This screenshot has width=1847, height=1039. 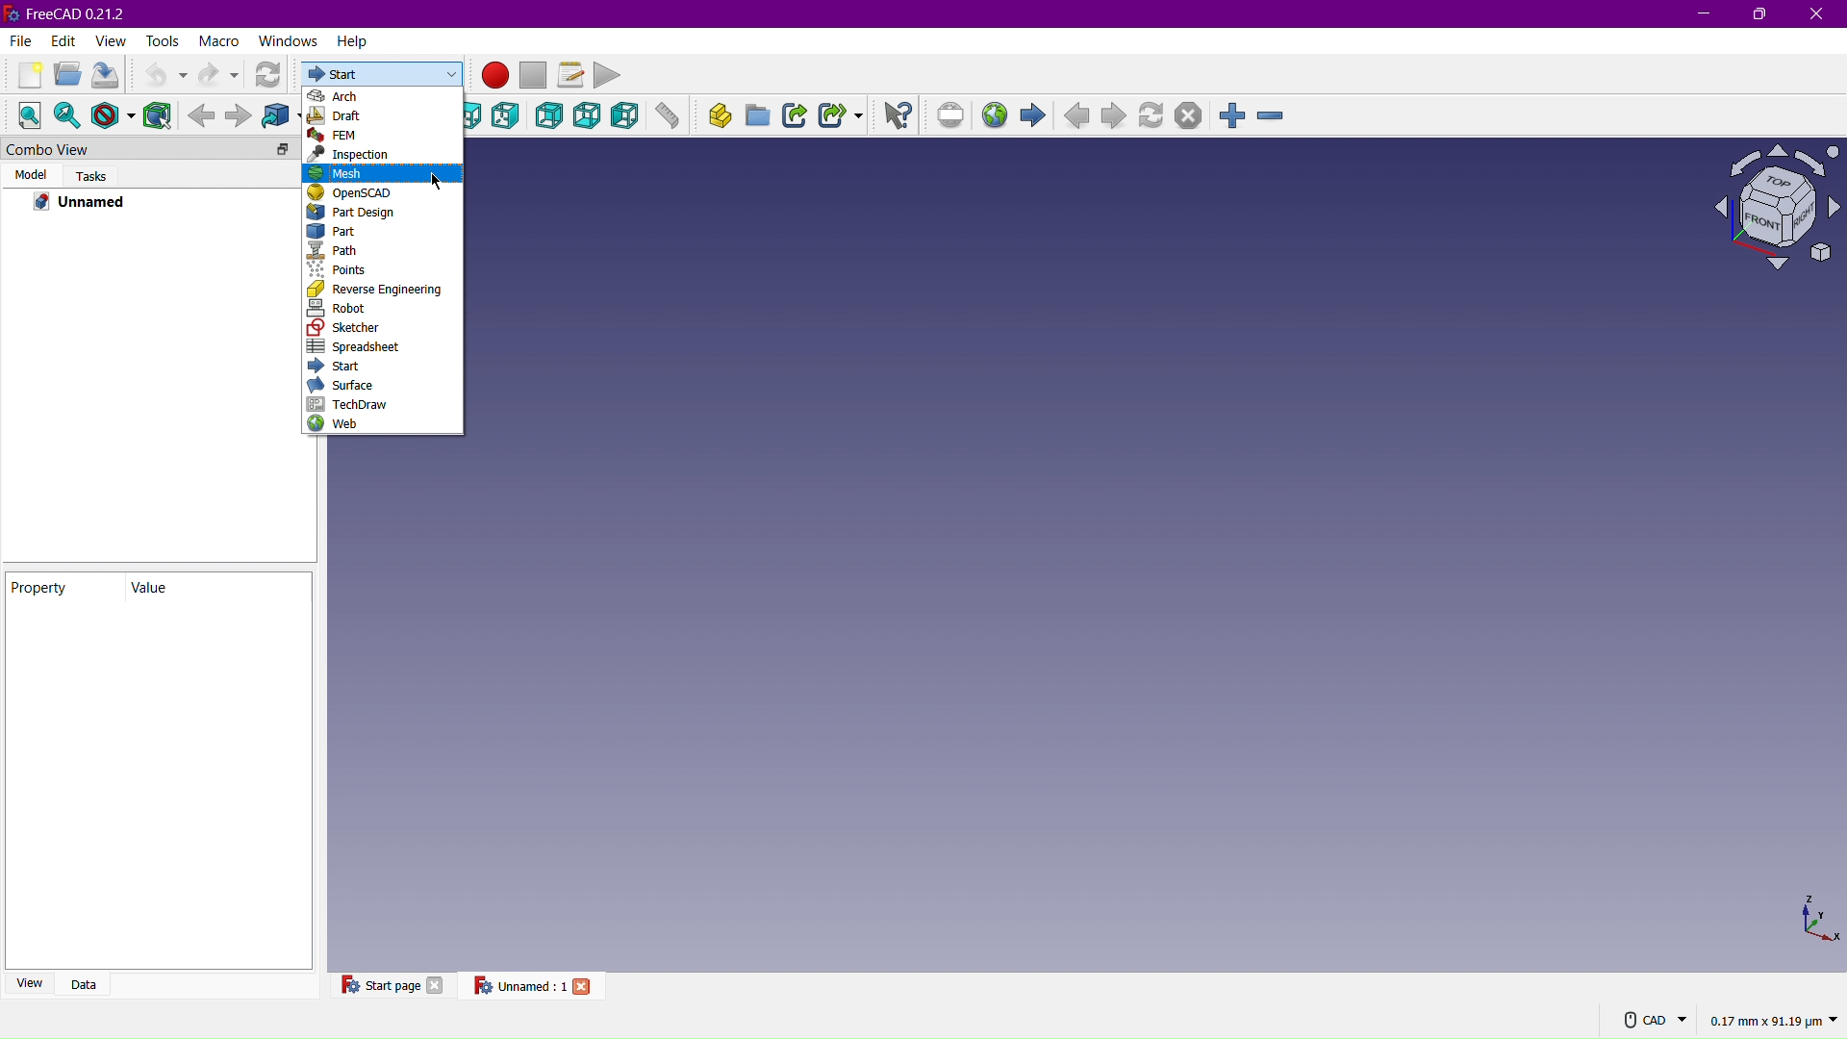 I want to click on Forward, so click(x=240, y=115).